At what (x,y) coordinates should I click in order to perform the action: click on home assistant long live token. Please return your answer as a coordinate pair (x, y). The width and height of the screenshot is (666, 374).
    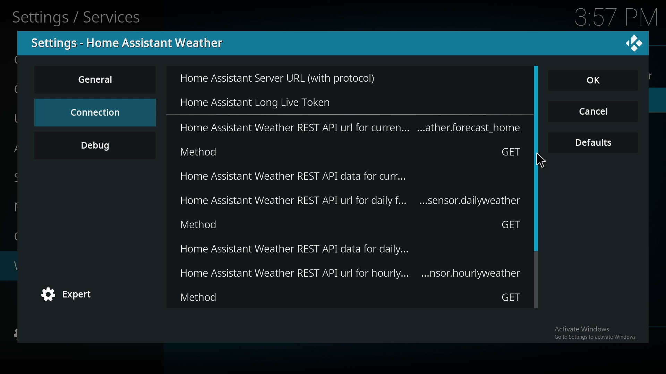
    Looking at the image, I should click on (280, 100).